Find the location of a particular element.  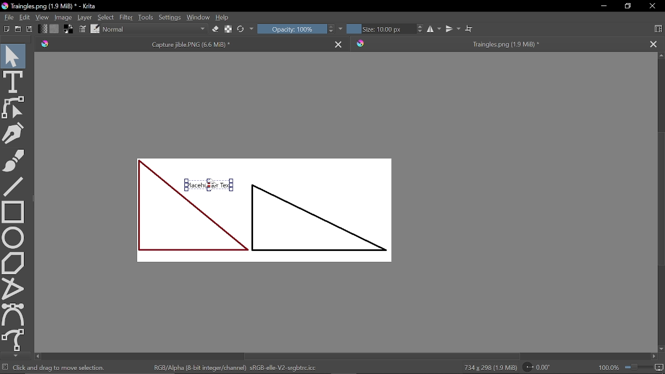

Minimize is located at coordinates (605, 6).